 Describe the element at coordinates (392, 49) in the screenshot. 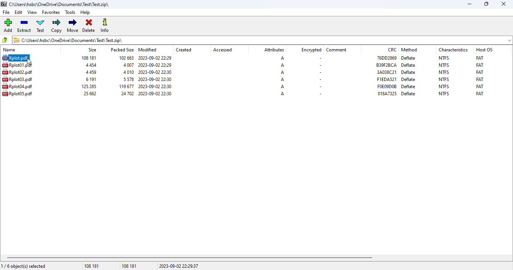

I see `CRC` at that location.